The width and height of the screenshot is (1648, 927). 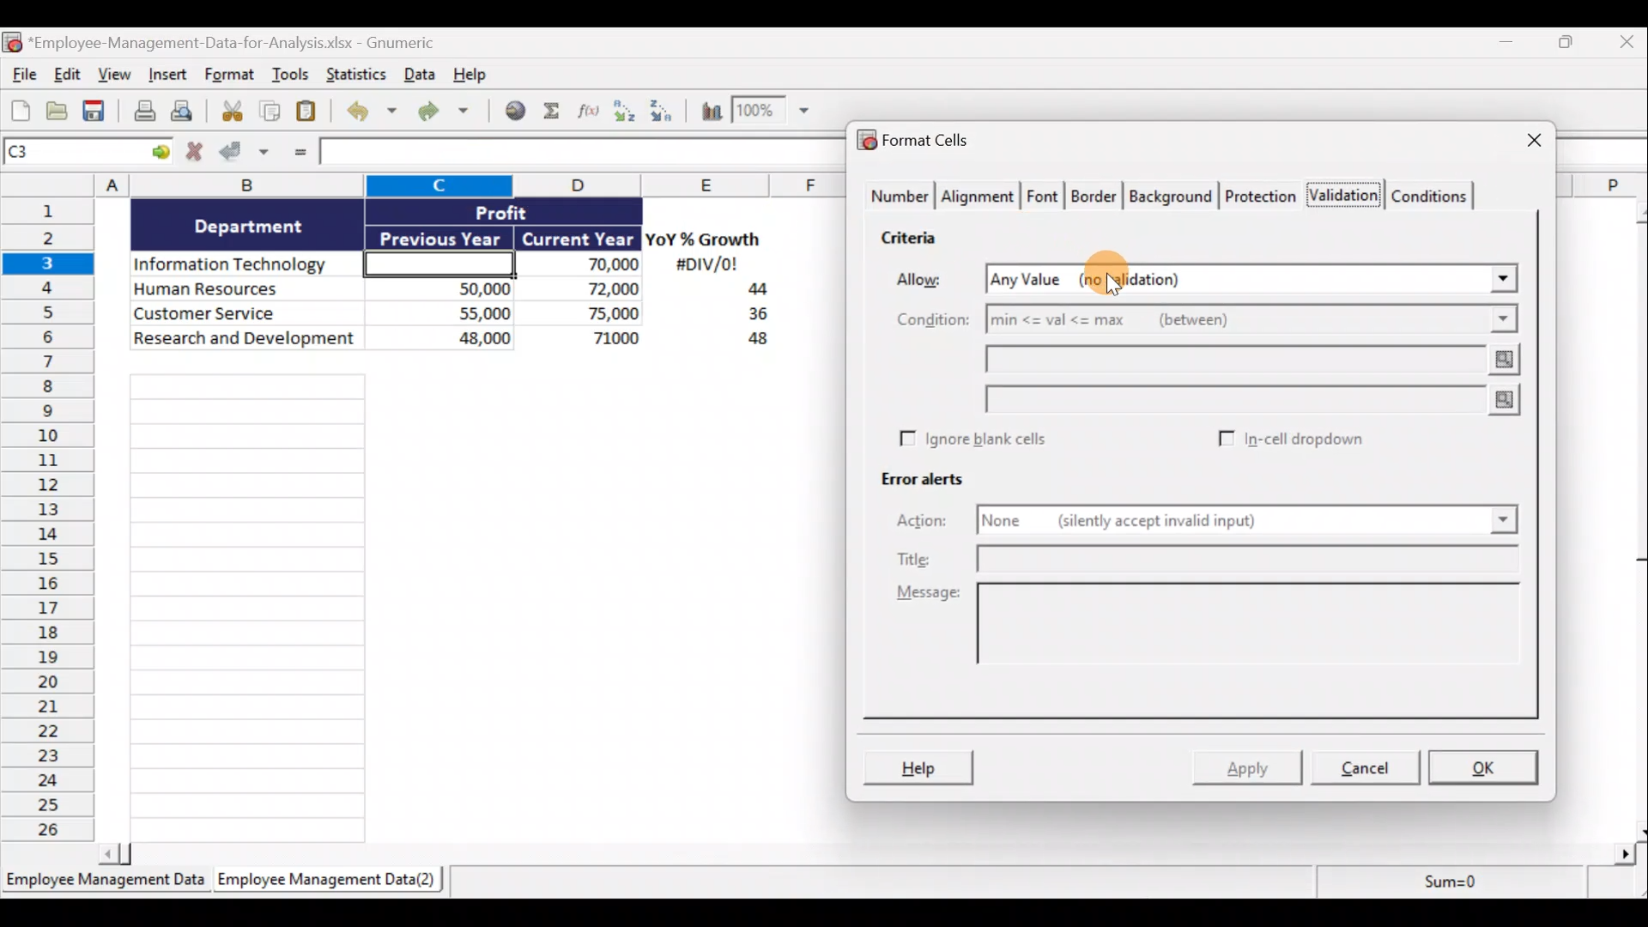 What do you see at coordinates (245, 340) in the screenshot?
I see `Research and development` at bounding box center [245, 340].